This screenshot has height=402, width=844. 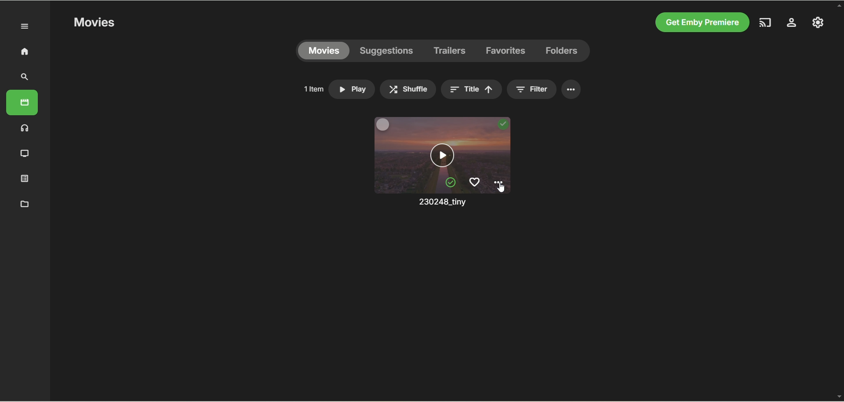 I want to click on play, so click(x=352, y=89).